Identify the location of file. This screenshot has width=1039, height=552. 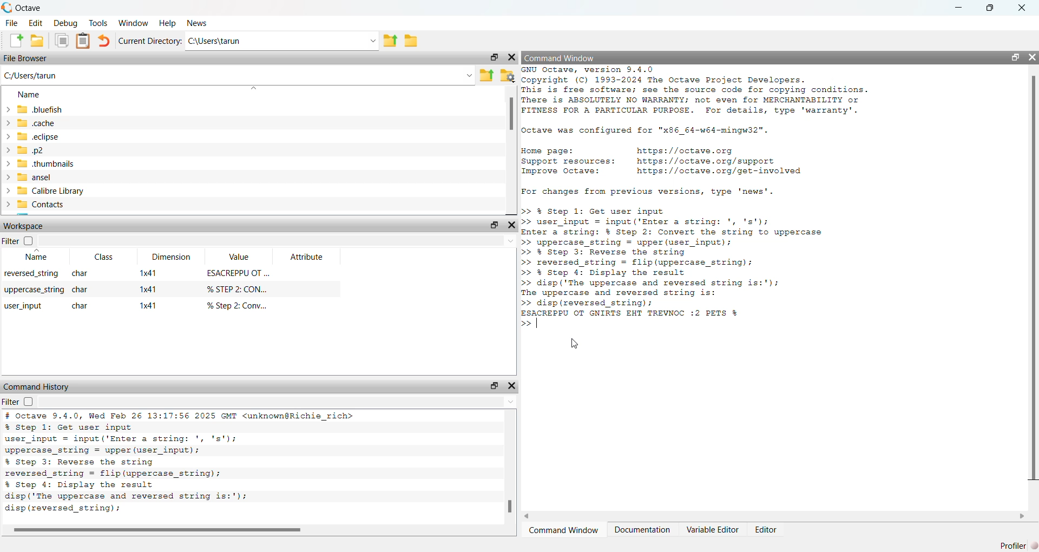
(11, 23).